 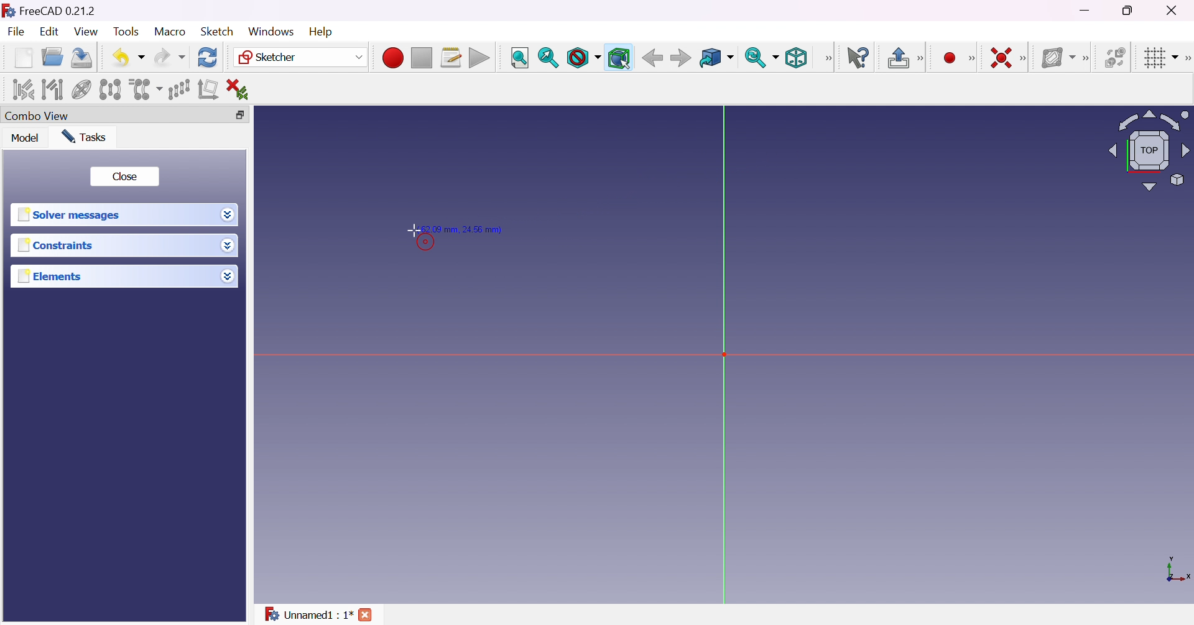 I want to click on View, so click(x=829, y=58).